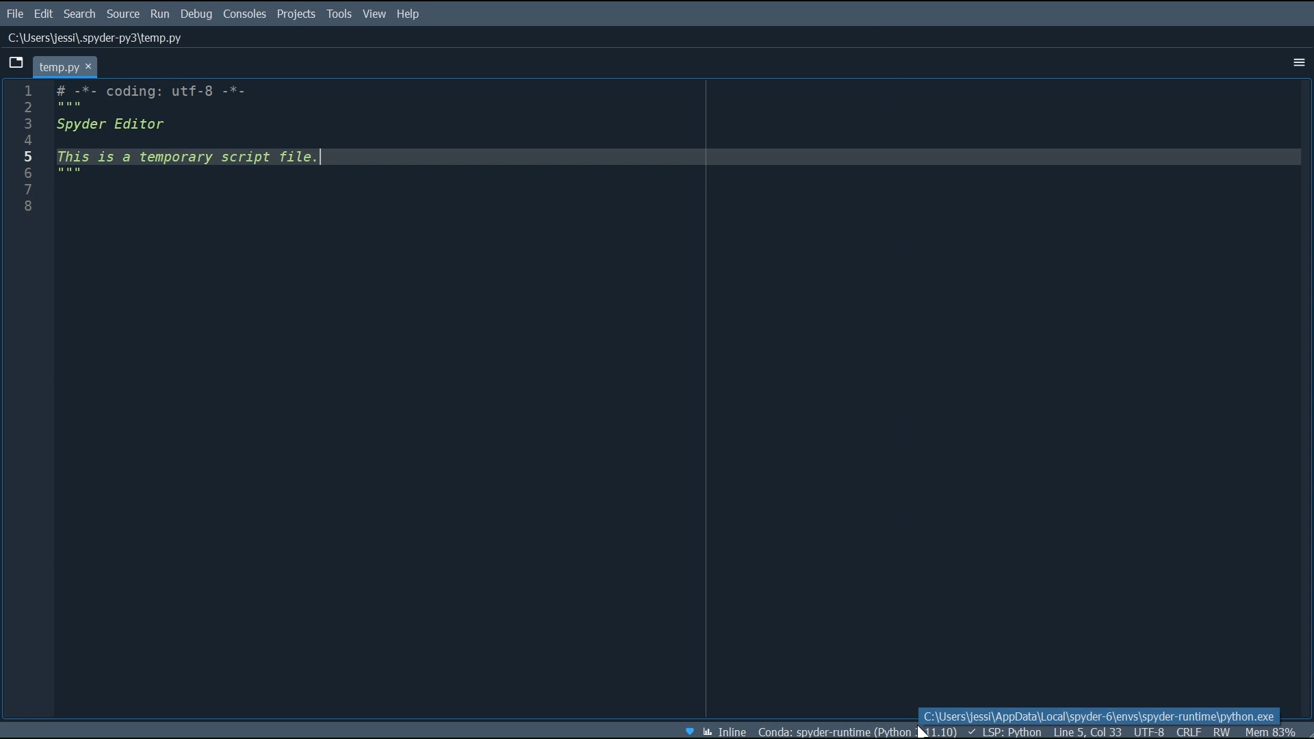 This screenshot has width=1314, height=739. Describe the element at coordinates (81, 14) in the screenshot. I see `Search` at that location.